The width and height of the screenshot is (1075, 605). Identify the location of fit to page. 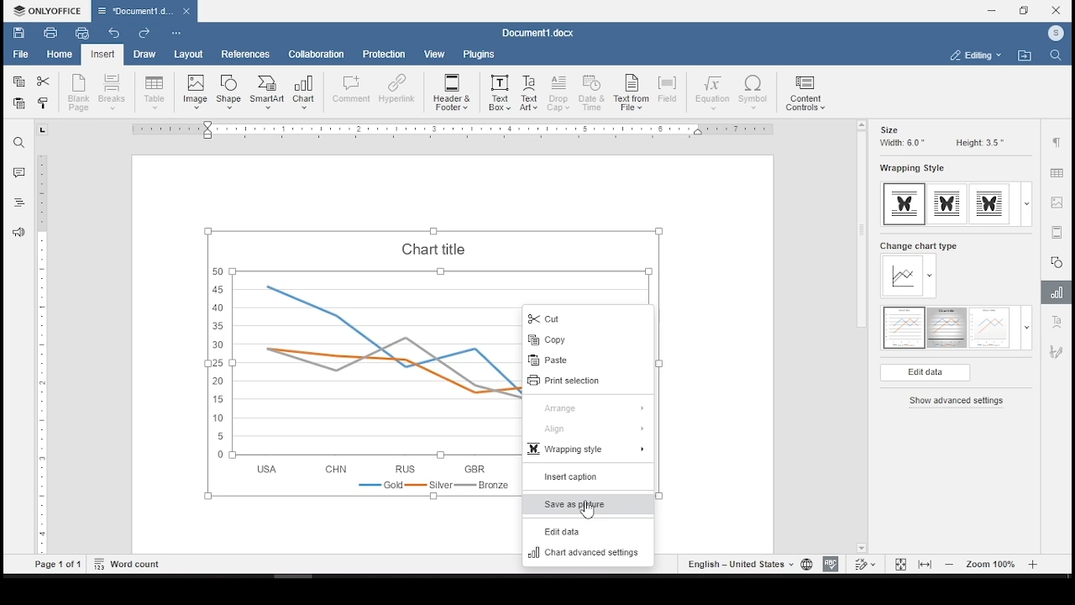
(900, 564).